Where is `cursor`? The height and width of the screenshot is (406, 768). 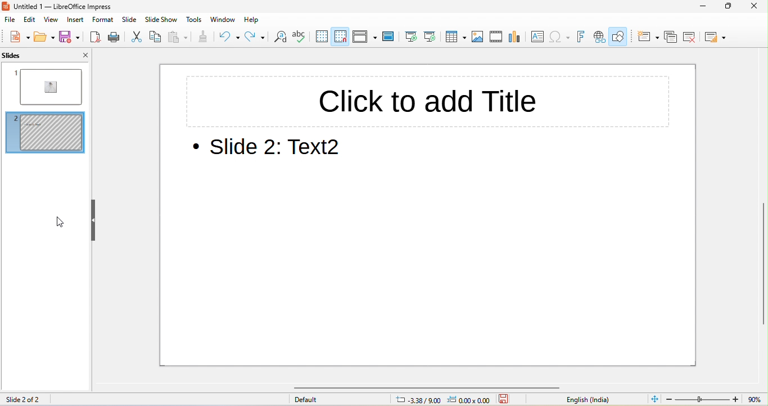 cursor is located at coordinates (61, 222).